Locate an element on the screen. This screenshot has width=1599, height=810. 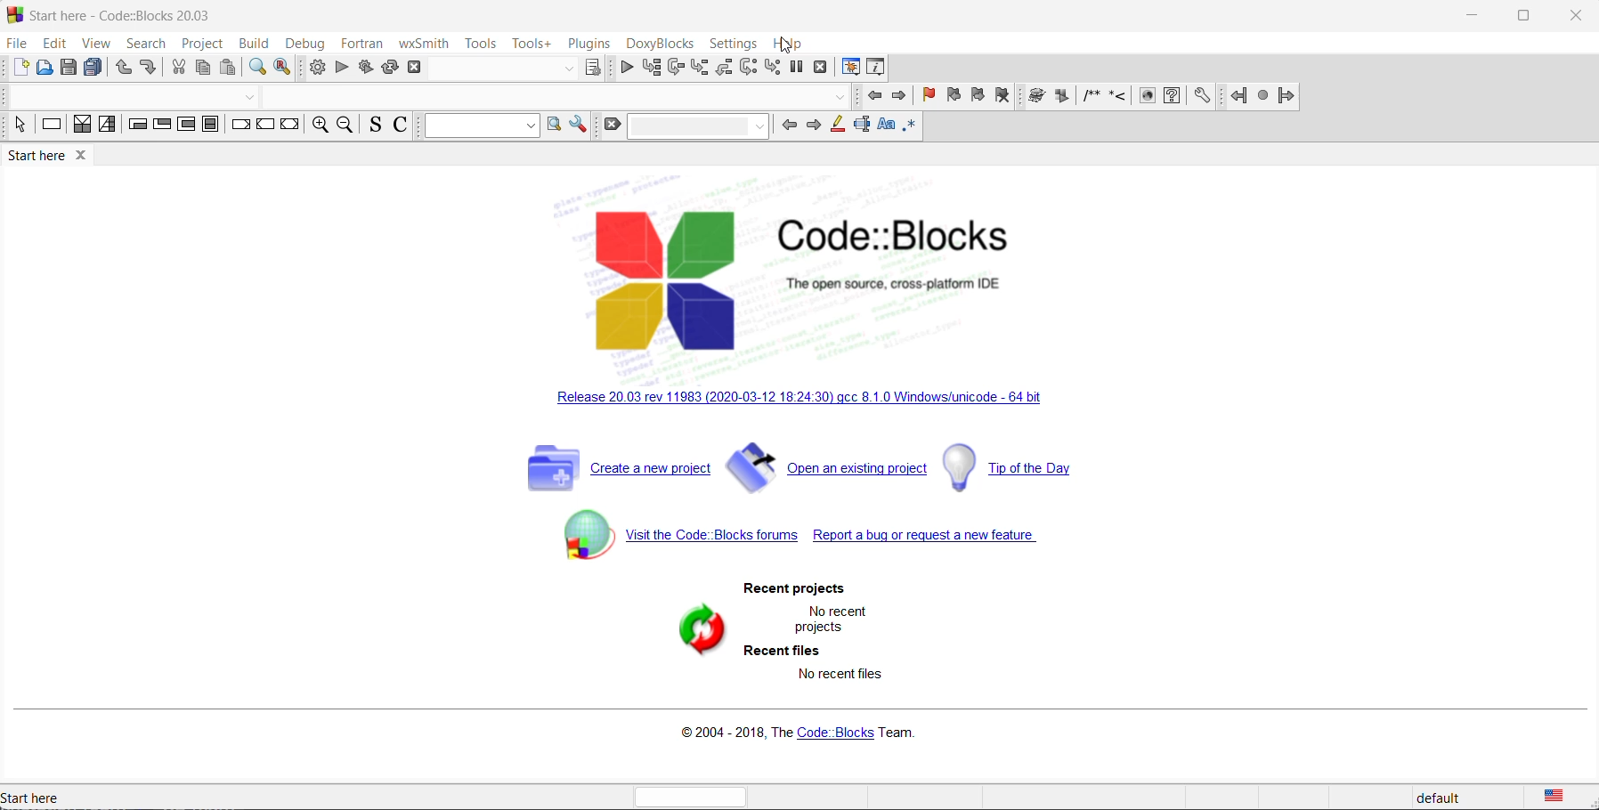
return instruction is located at coordinates (291, 126).